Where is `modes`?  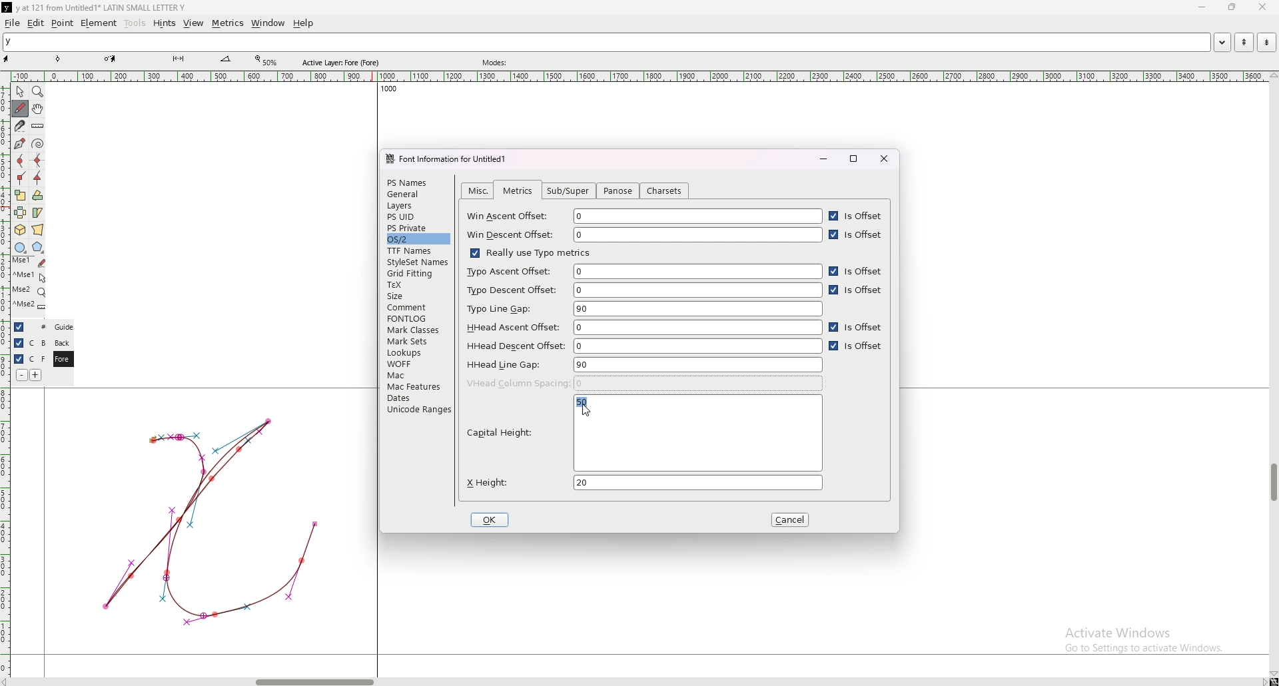
modes is located at coordinates (496, 63).